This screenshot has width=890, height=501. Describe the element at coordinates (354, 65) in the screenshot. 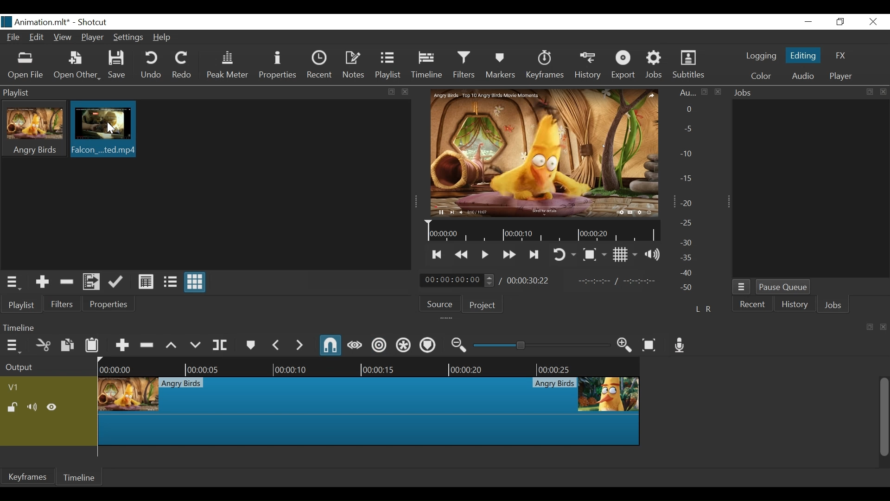

I see `Notes` at that location.